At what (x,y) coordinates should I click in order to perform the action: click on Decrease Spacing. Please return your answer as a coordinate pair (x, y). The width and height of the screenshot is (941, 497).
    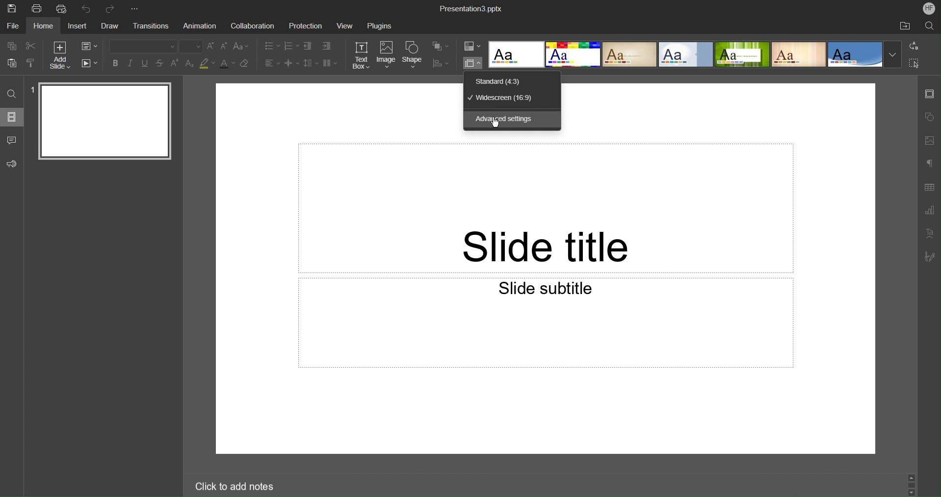
    Looking at the image, I should click on (290, 63).